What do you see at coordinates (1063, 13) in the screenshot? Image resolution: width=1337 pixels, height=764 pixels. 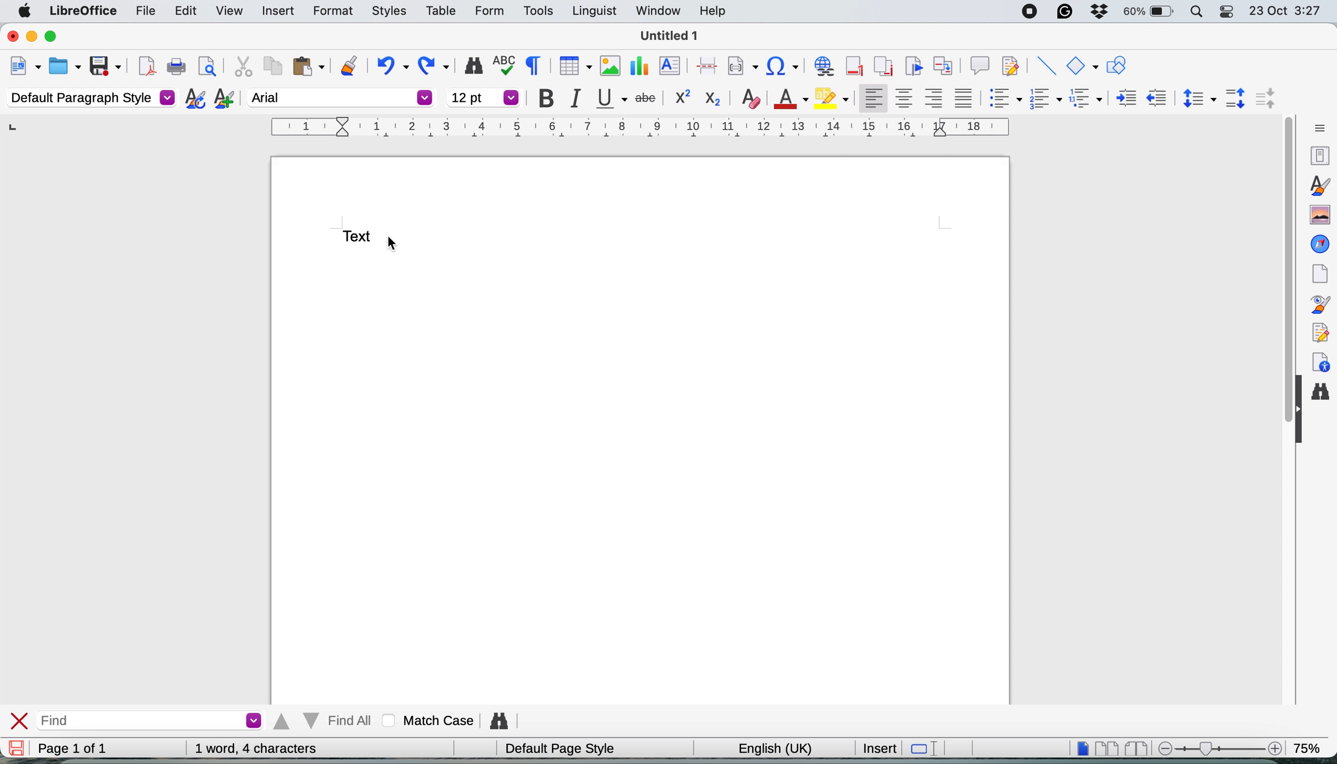 I see `grammarly` at bounding box center [1063, 13].